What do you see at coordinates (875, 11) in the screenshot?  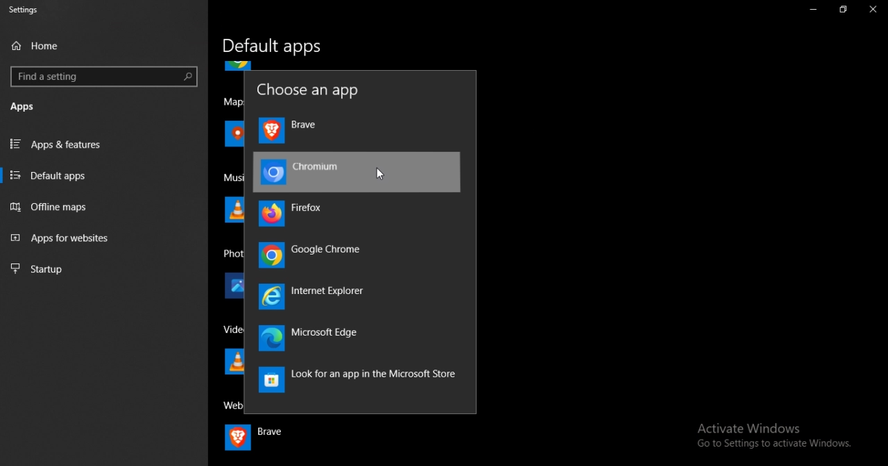 I see `close tab` at bounding box center [875, 11].